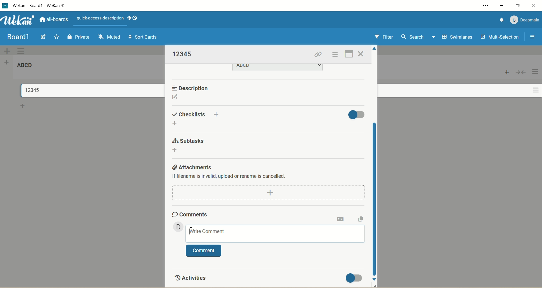 The image size is (542, 288). I want to click on notification, so click(499, 19).